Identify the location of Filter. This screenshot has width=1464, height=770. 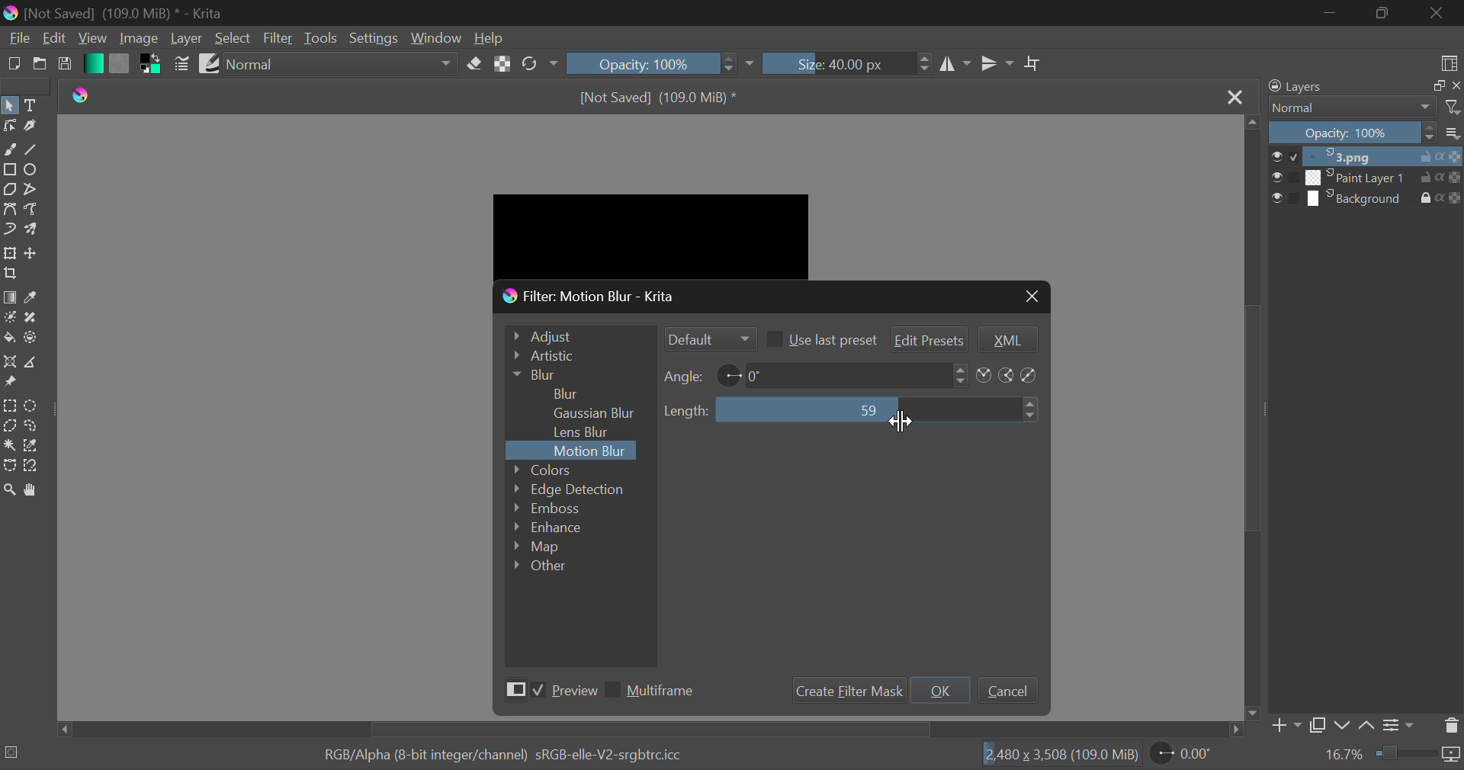
(278, 39).